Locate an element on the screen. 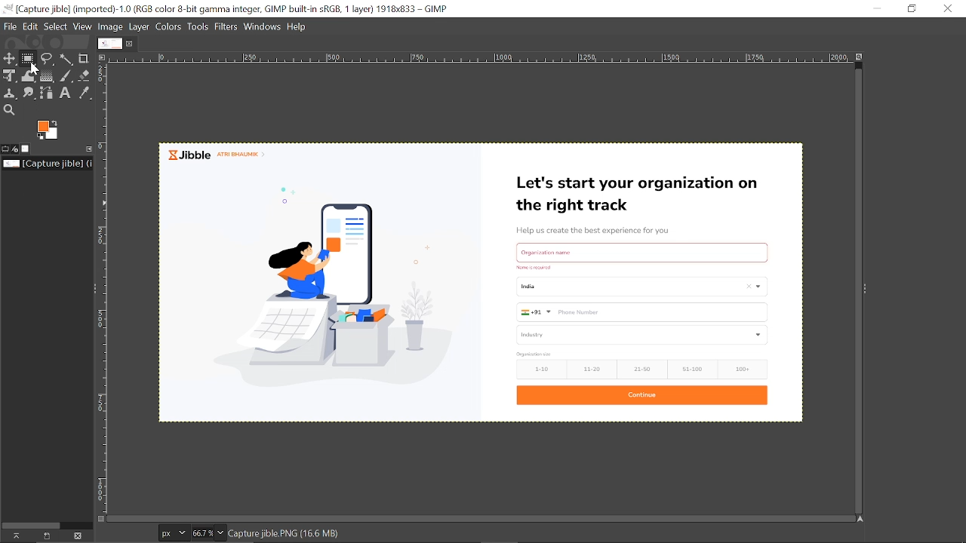 The height and width of the screenshot is (543, 966). Free select tool is located at coordinates (48, 59).